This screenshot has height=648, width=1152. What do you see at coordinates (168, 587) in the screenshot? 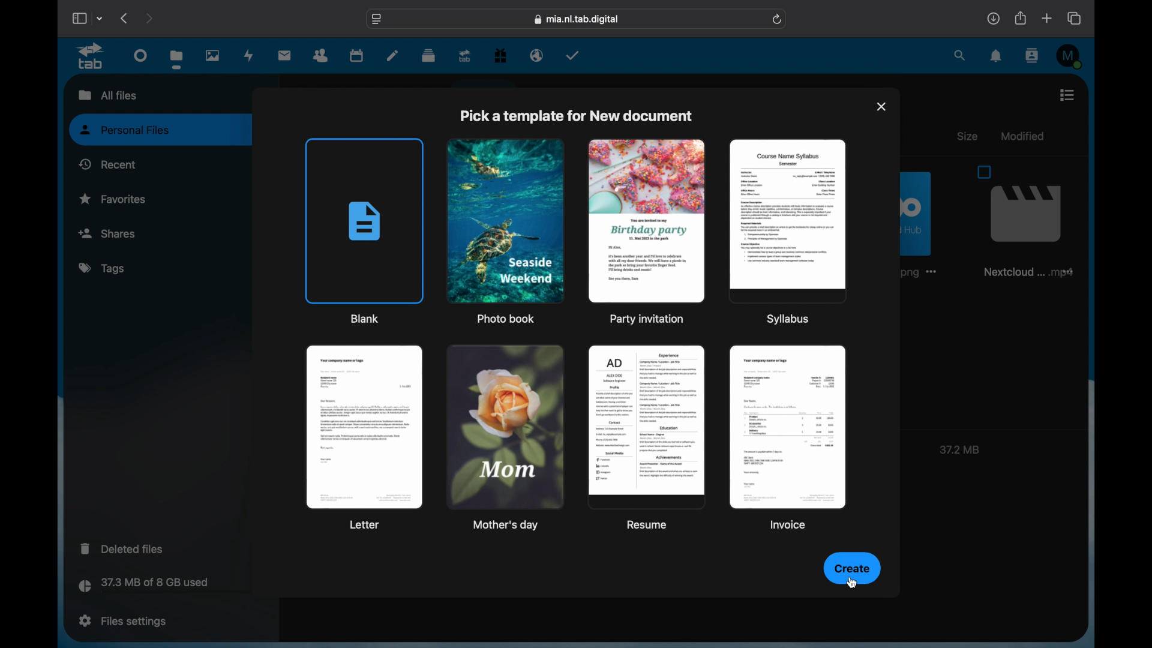
I see `storage` at bounding box center [168, 587].